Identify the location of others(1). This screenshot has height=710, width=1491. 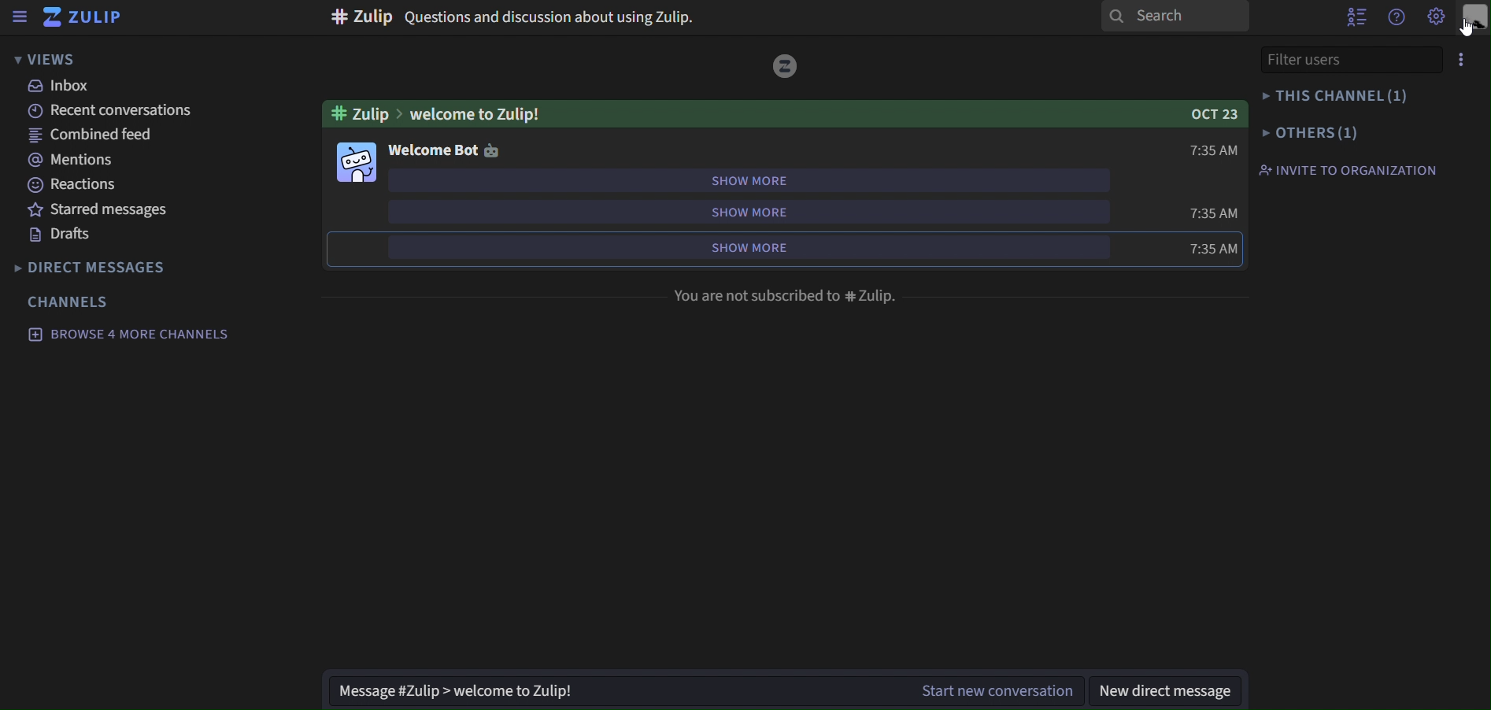
(1309, 132).